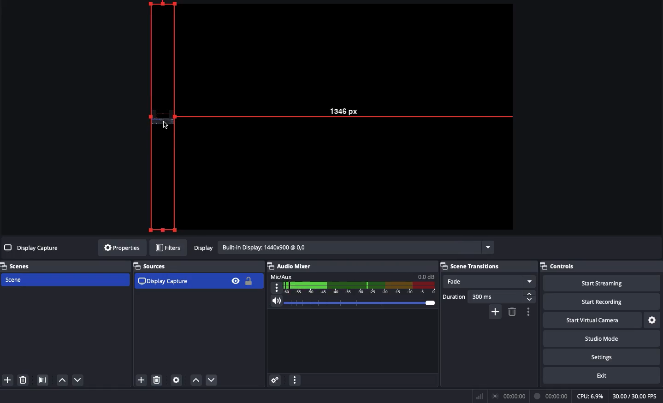 The width and height of the screenshot is (663, 403). What do you see at coordinates (593, 319) in the screenshot?
I see `Start virtual camera` at bounding box center [593, 319].